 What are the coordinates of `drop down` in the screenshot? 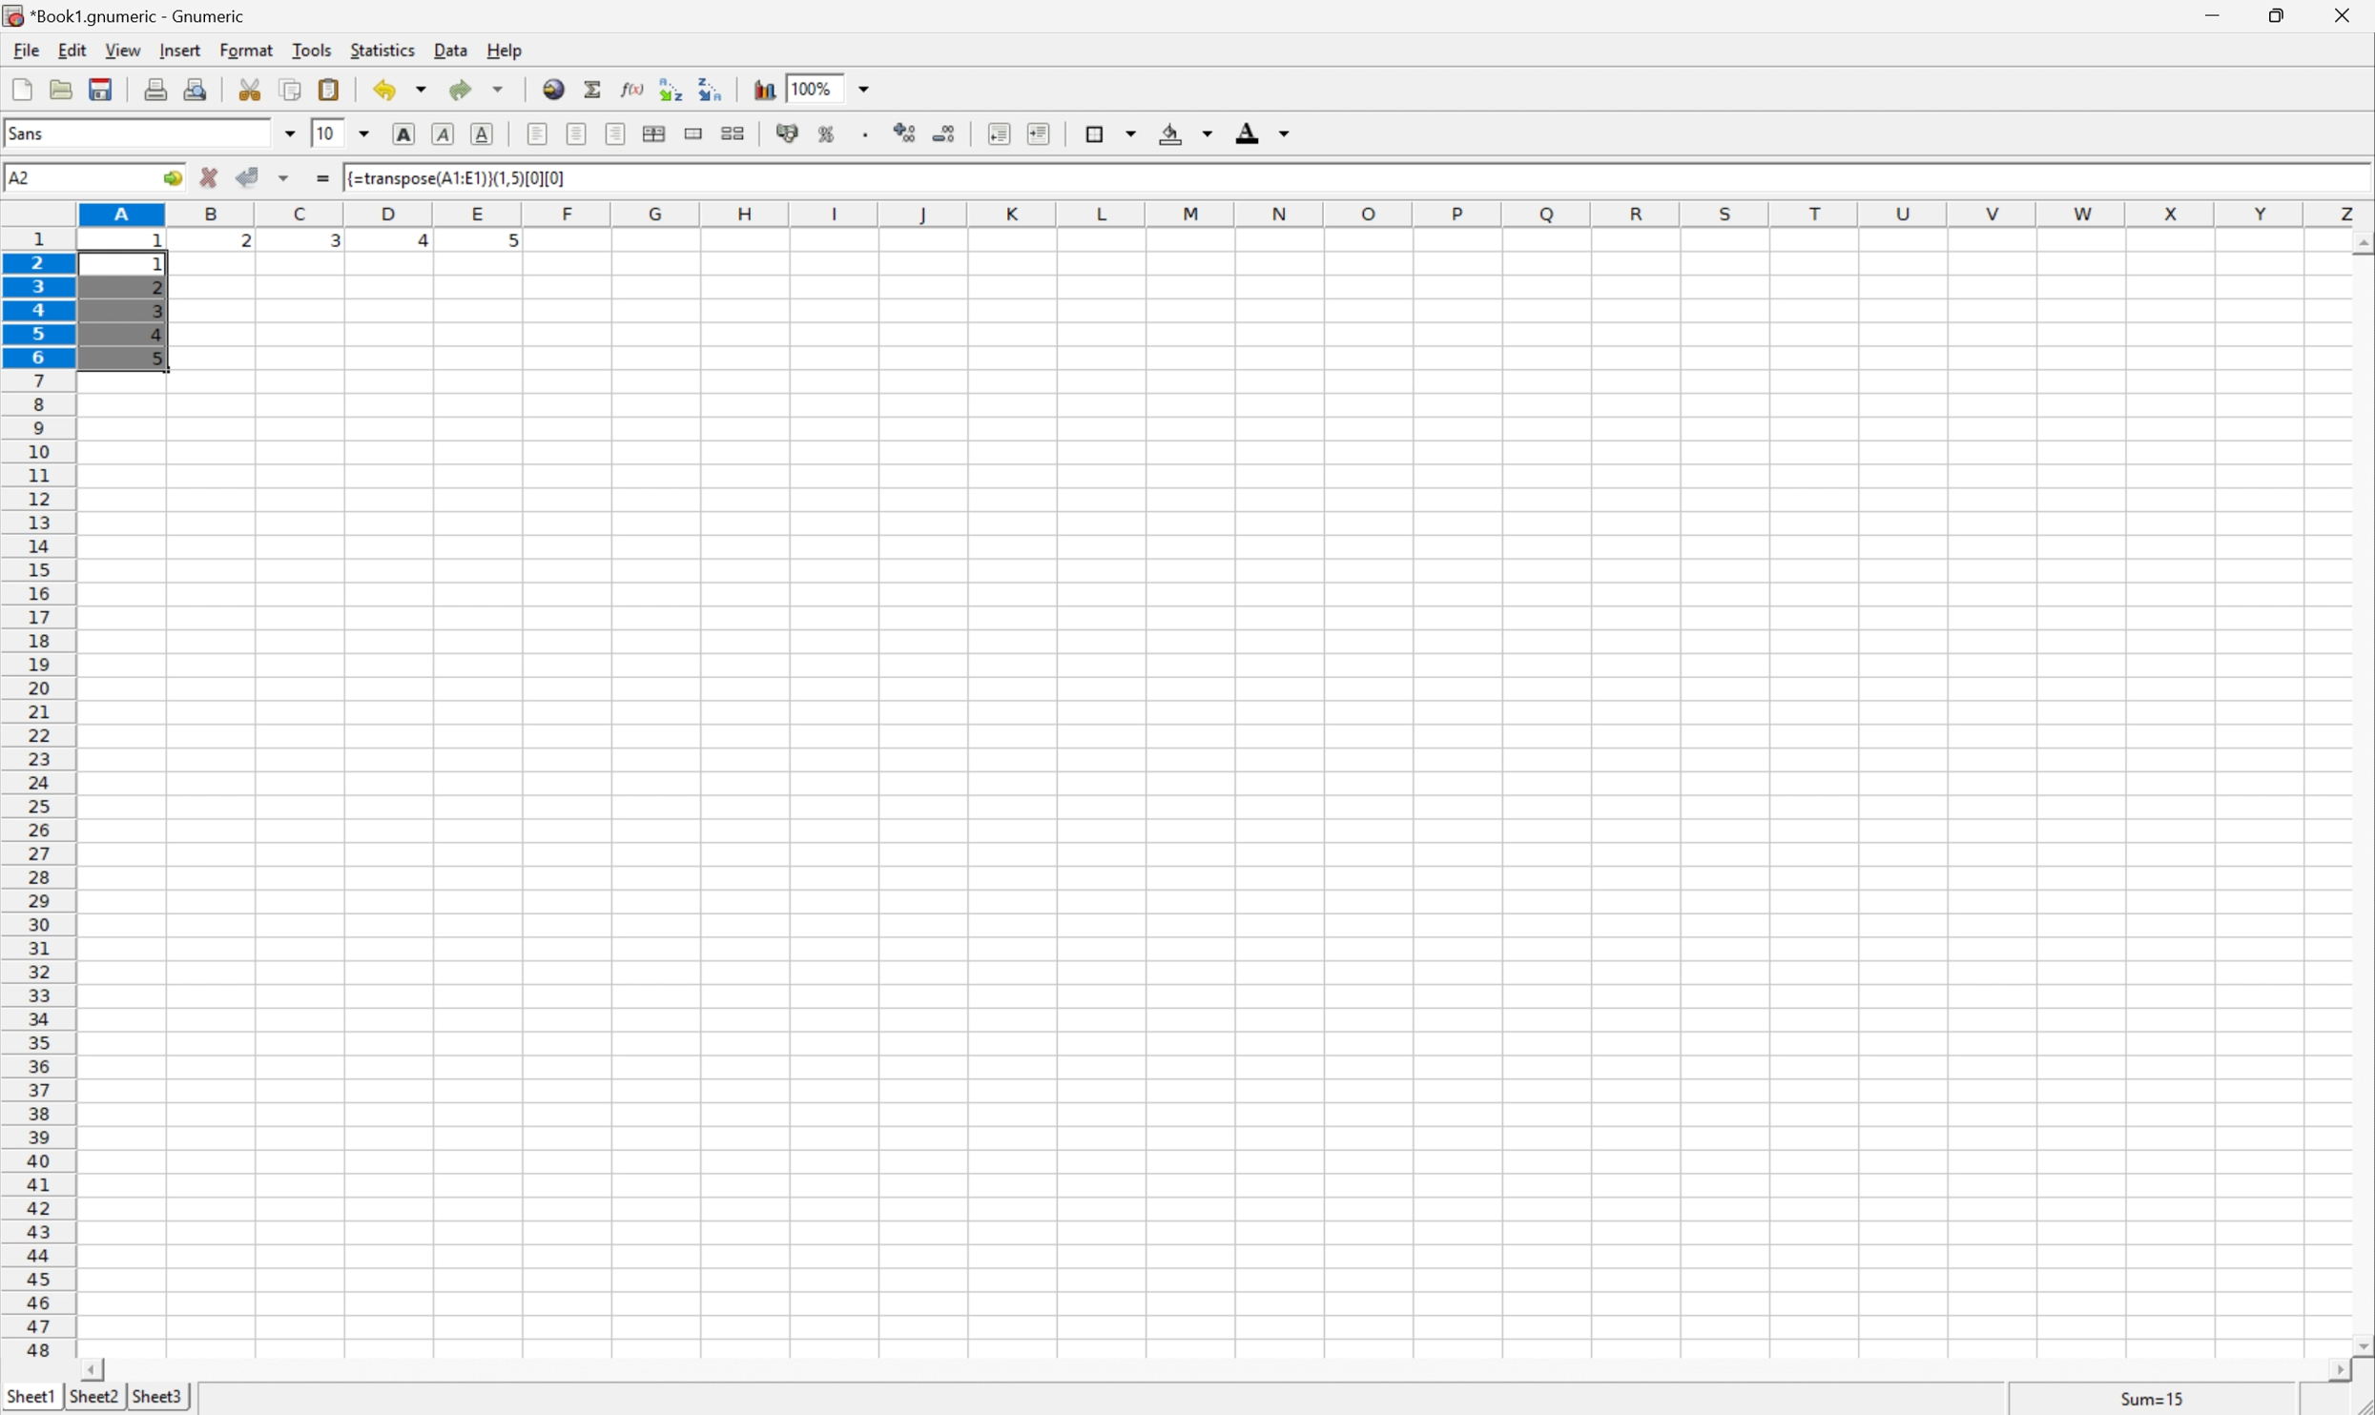 It's located at (290, 136).